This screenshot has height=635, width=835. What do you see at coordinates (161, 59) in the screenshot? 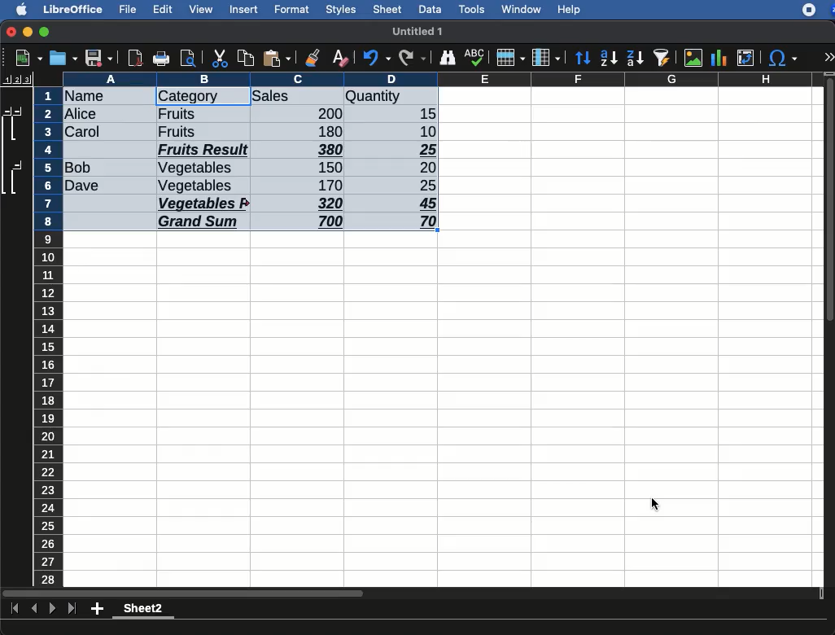
I see `print` at bounding box center [161, 59].